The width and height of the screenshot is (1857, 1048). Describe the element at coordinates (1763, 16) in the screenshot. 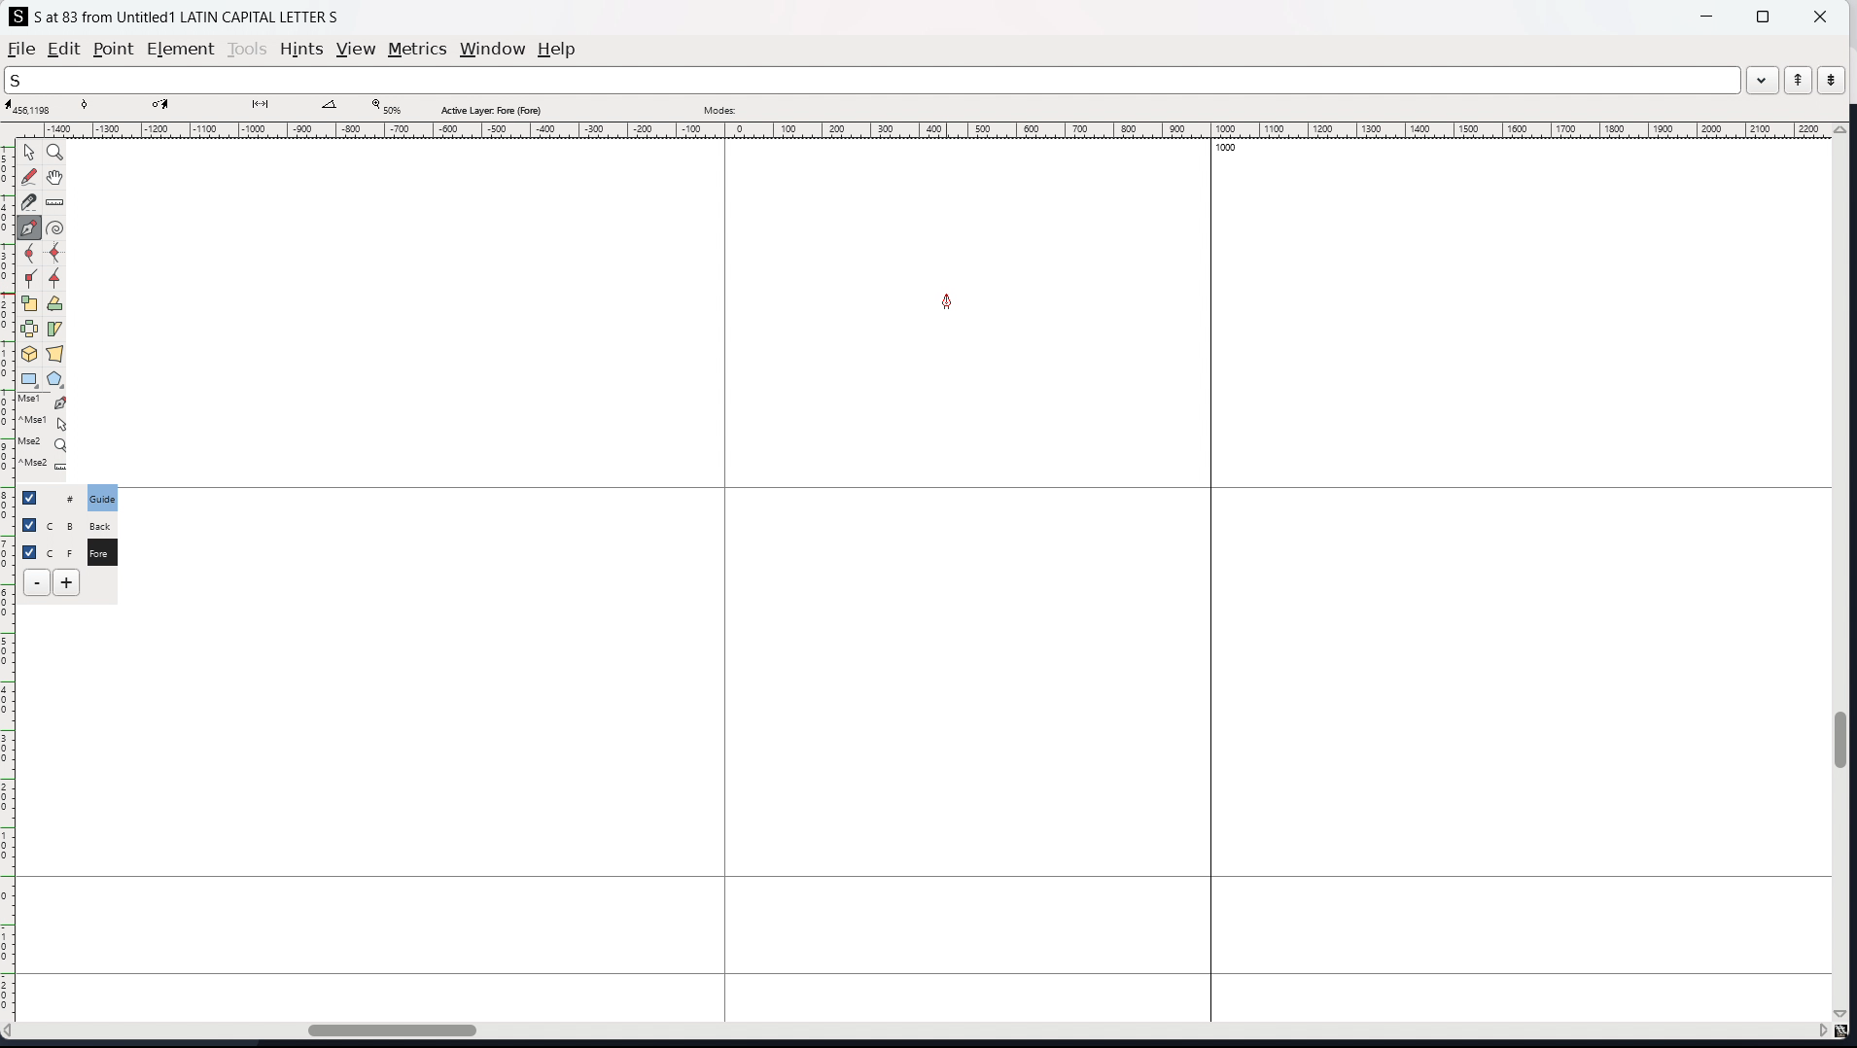

I see `maximize` at that location.